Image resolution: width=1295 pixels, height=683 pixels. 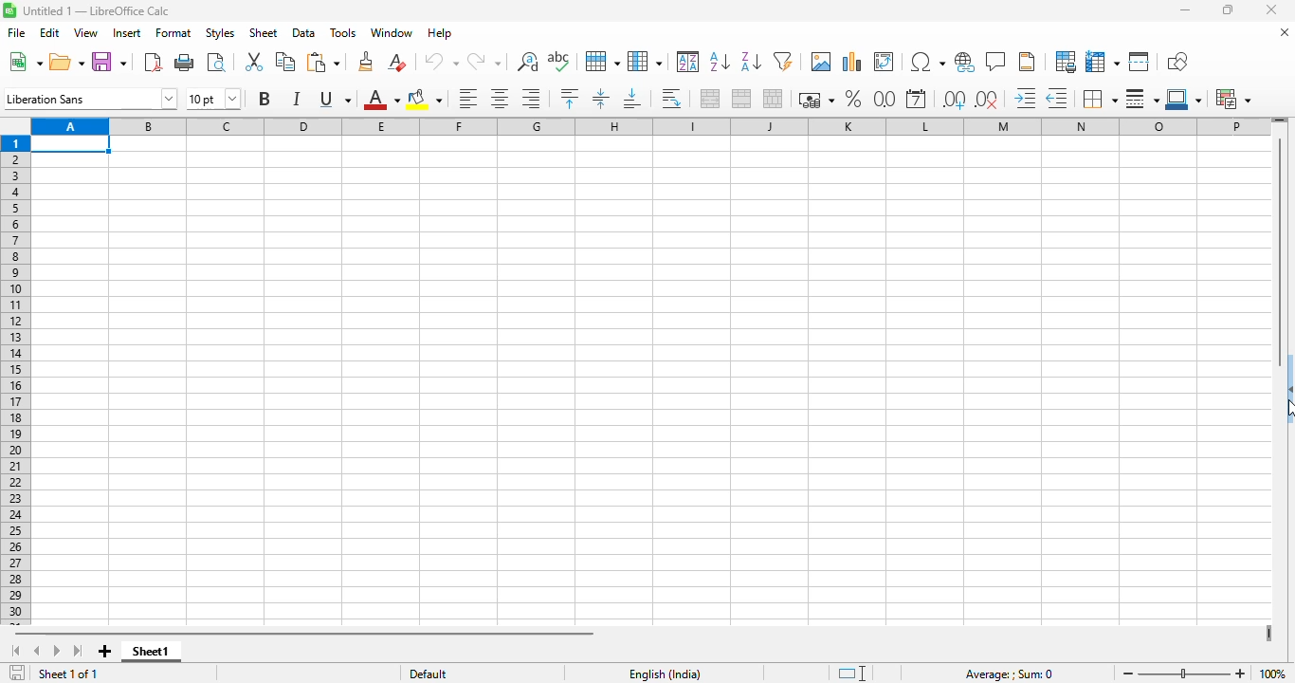 I want to click on sort, so click(x=689, y=62).